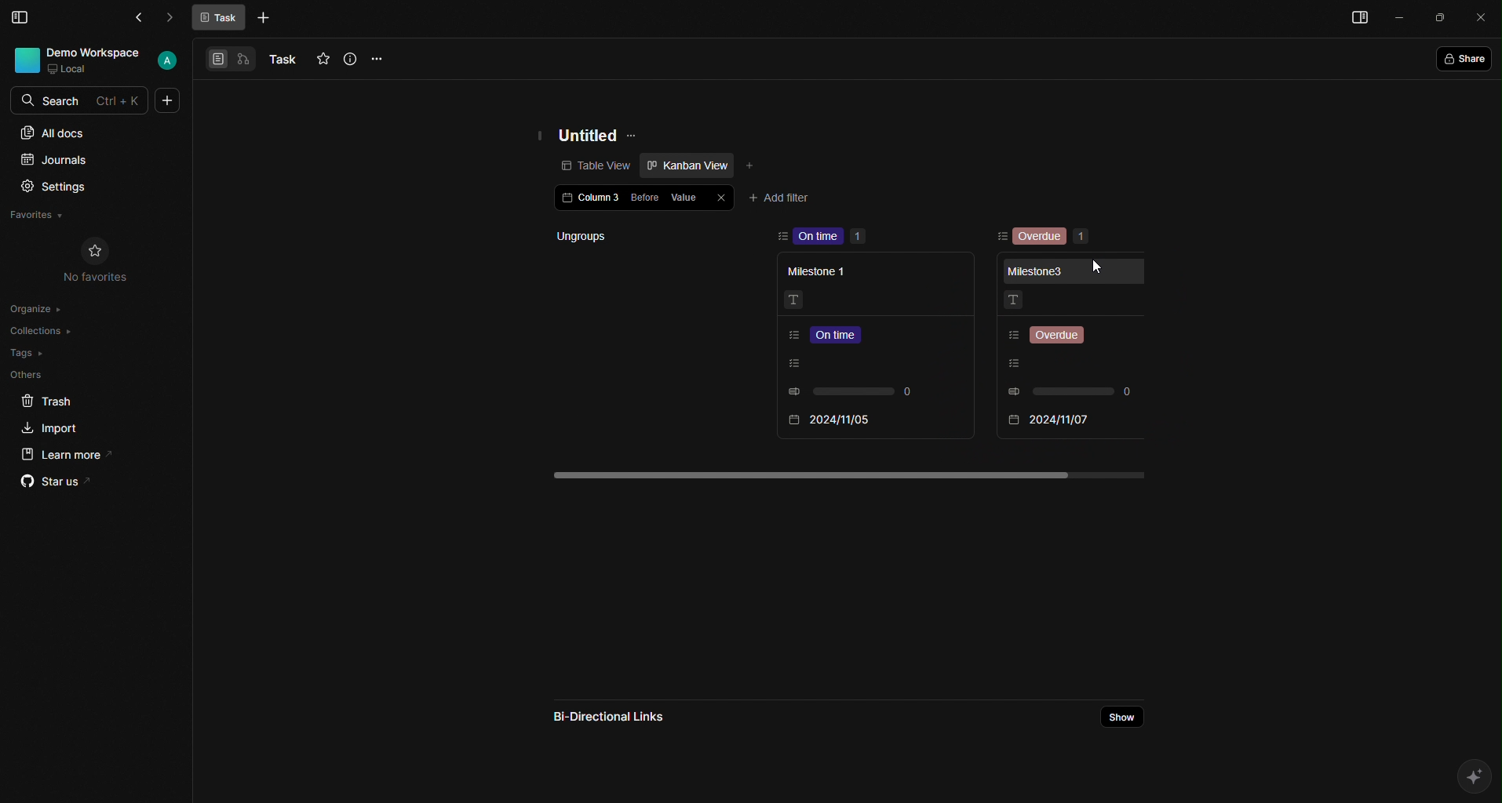  What do you see at coordinates (31, 353) in the screenshot?
I see `Tags` at bounding box center [31, 353].